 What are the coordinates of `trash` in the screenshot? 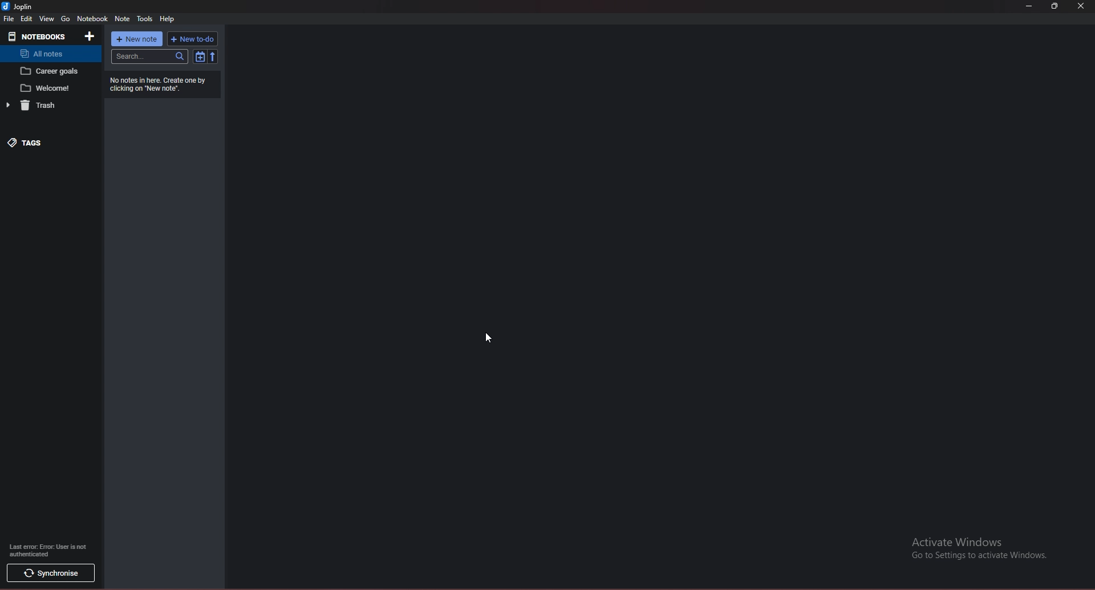 It's located at (43, 105).